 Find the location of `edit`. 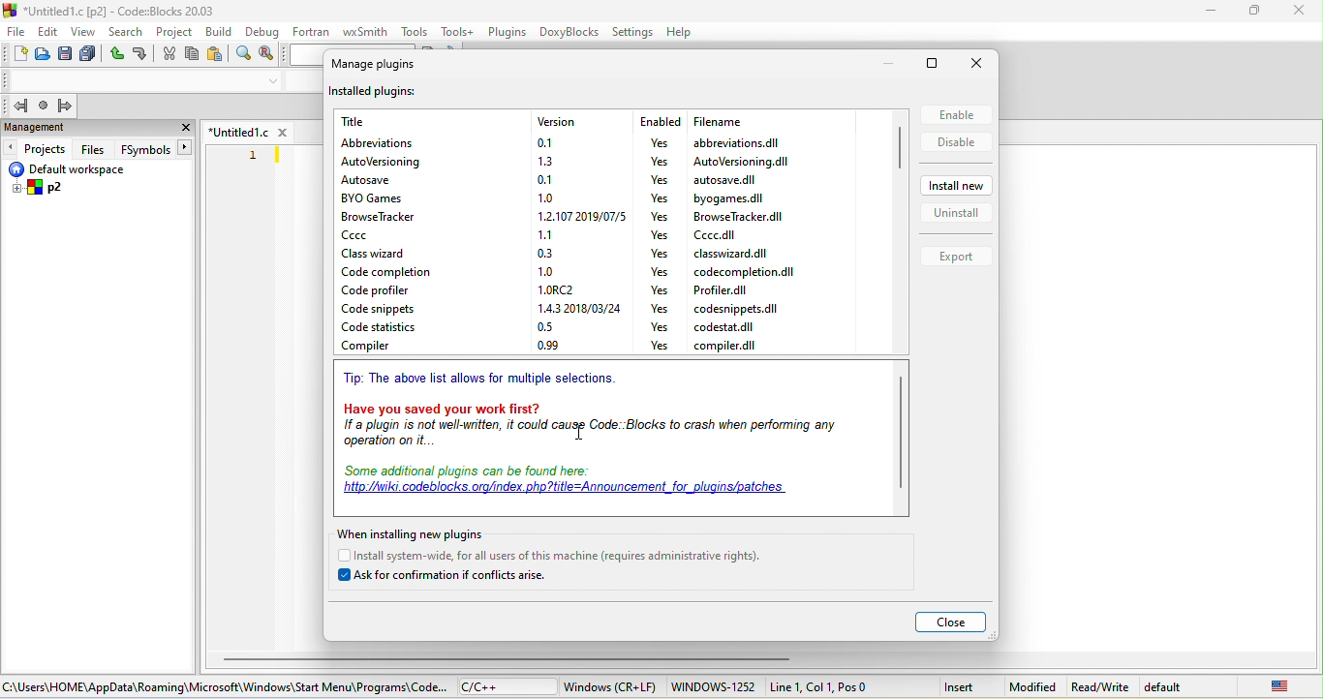

edit is located at coordinates (47, 33).